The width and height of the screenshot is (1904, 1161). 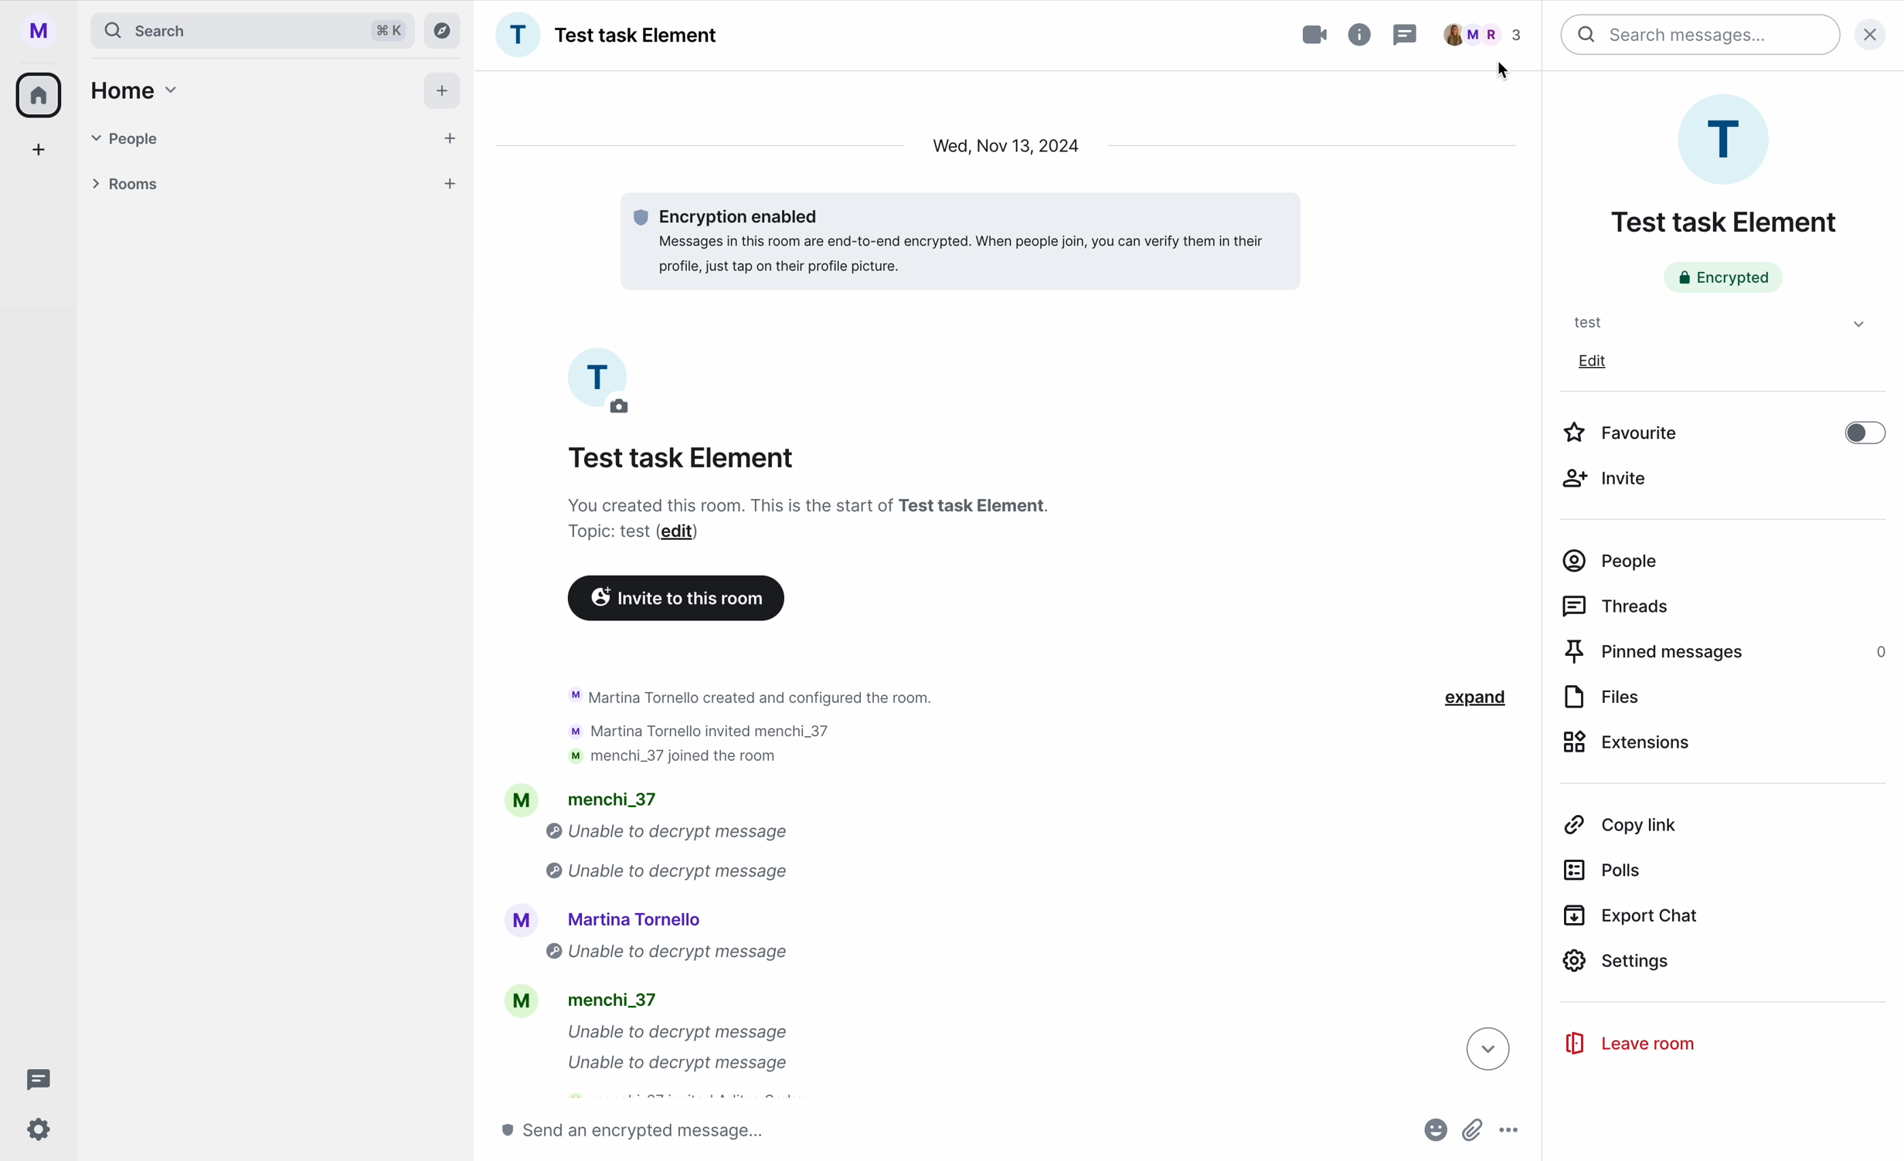 I want to click on settings, so click(x=39, y=1131).